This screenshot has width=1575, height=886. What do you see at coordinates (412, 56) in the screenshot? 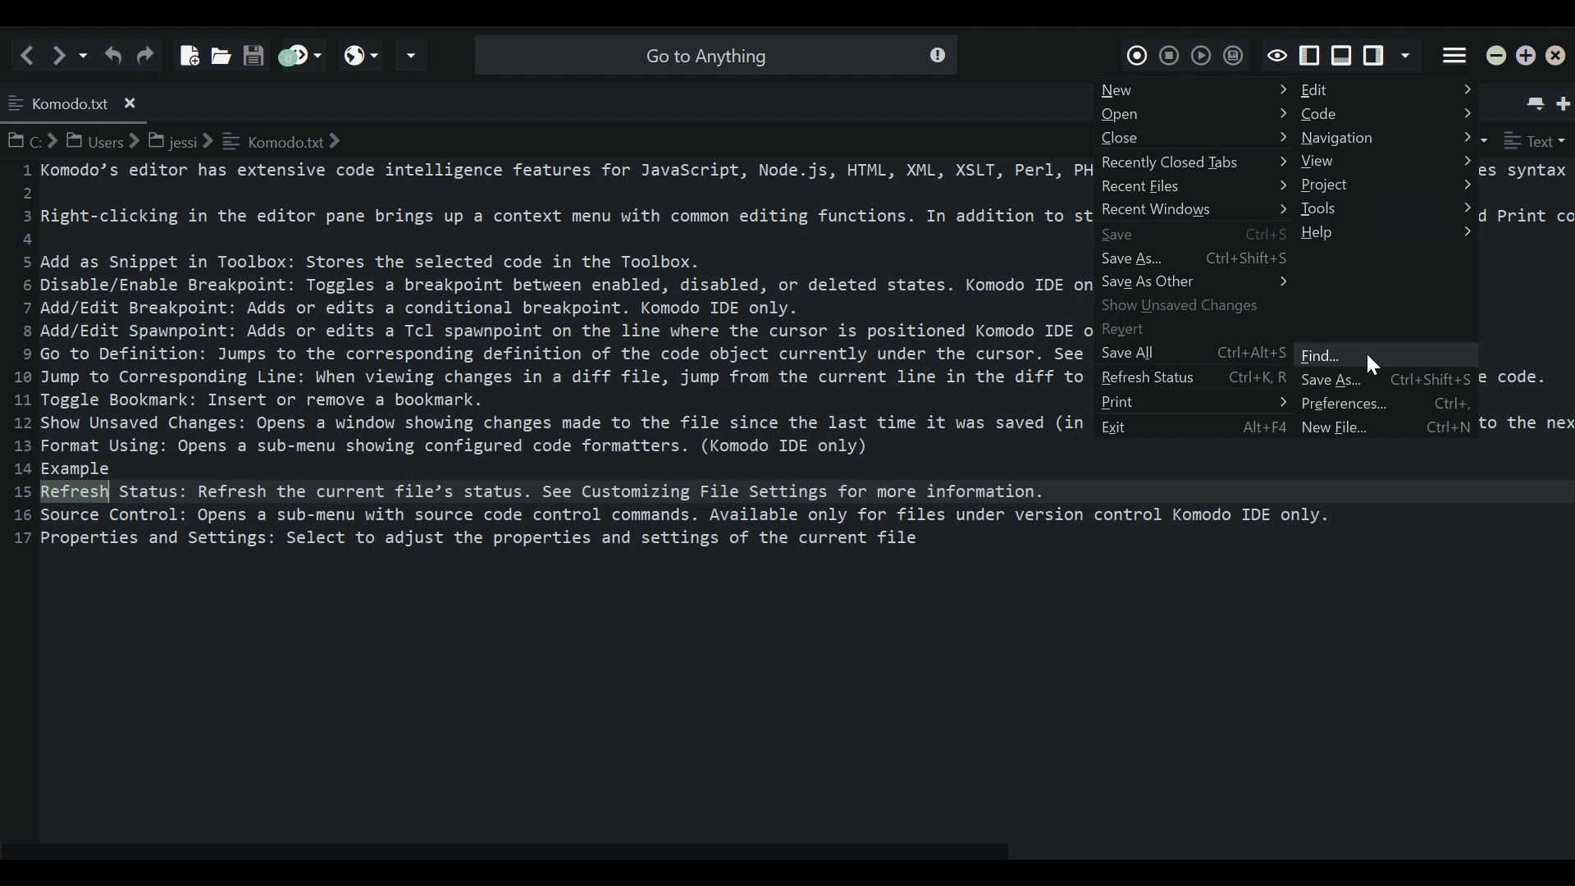
I see `Share current file` at bounding box center [412, 56].